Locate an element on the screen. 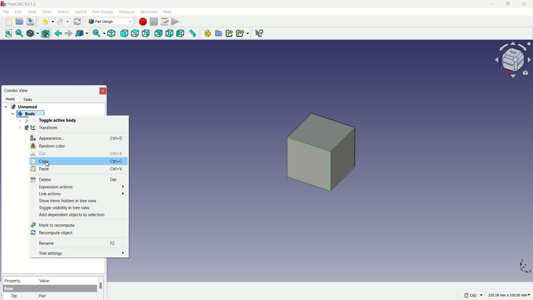 The width and height of the screenshot is (533, 300). new file is located at coordinates (9, 22).